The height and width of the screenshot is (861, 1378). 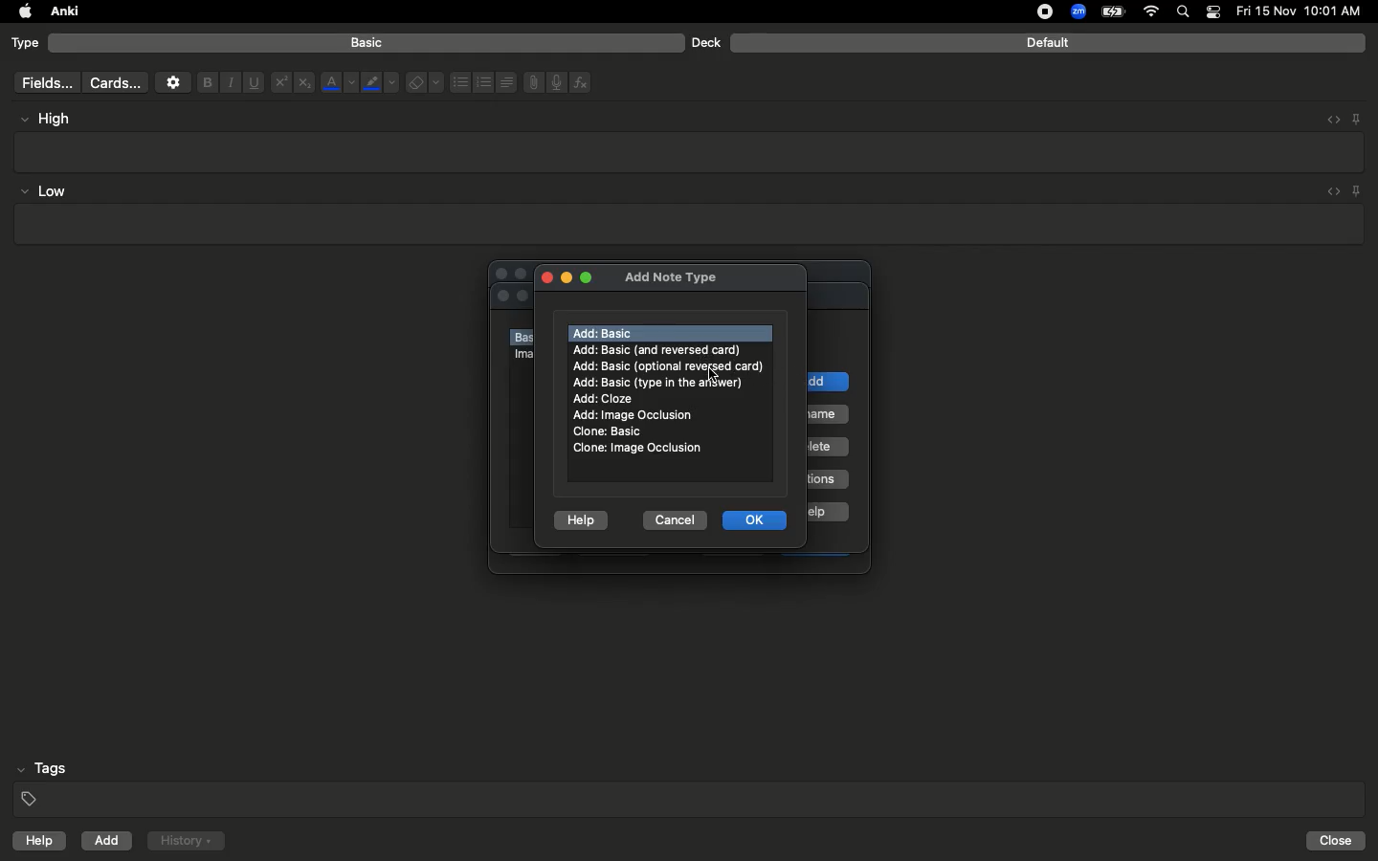 I want to click on Close, so click(x=1339, y=841).